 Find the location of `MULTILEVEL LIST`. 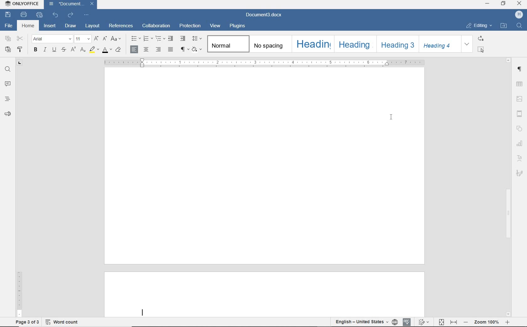

MULTILEVEL LIST is located at coordinates (159, 39).